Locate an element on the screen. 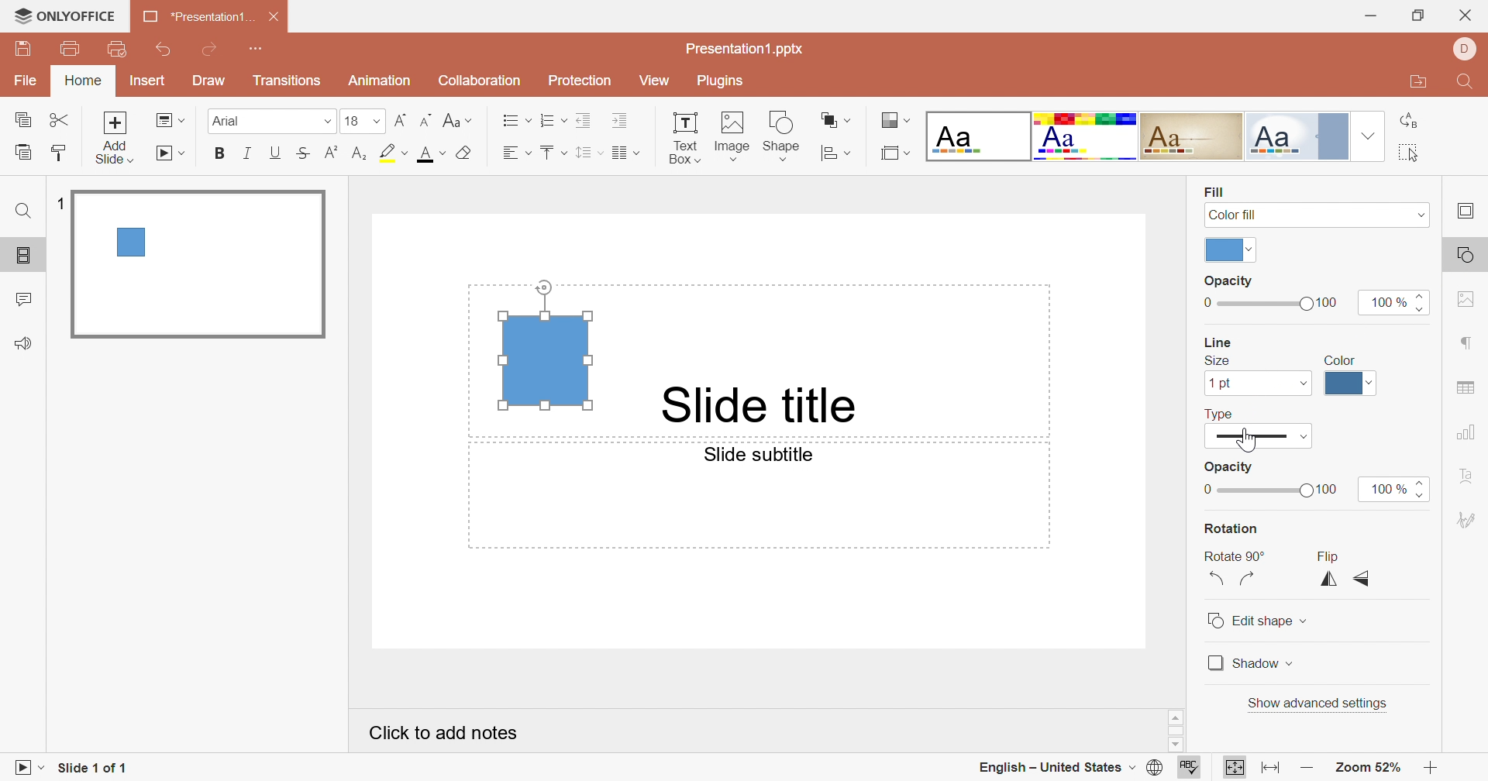 This screenshot has width=1488, height=781. Strikethrough is located at coordinates (308, 153).